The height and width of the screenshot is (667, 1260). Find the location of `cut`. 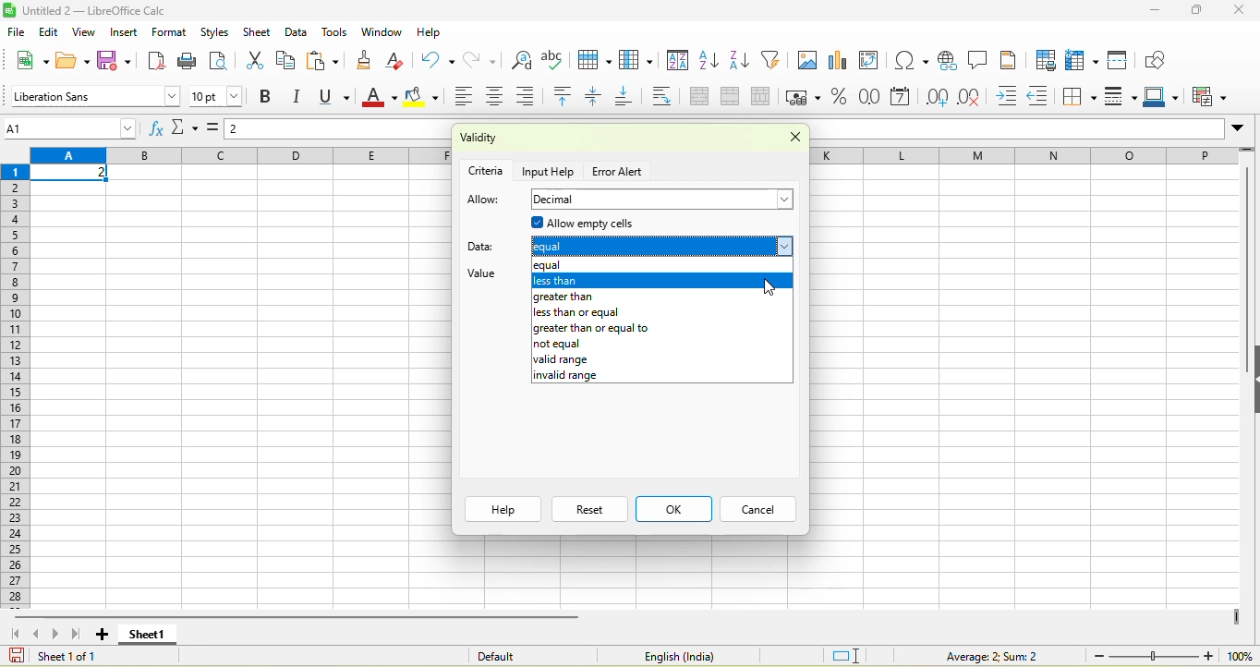

cut is located at coordinates (252, 62).